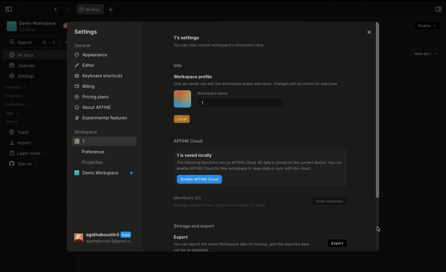  I want to click on Export, so click(339, 244).